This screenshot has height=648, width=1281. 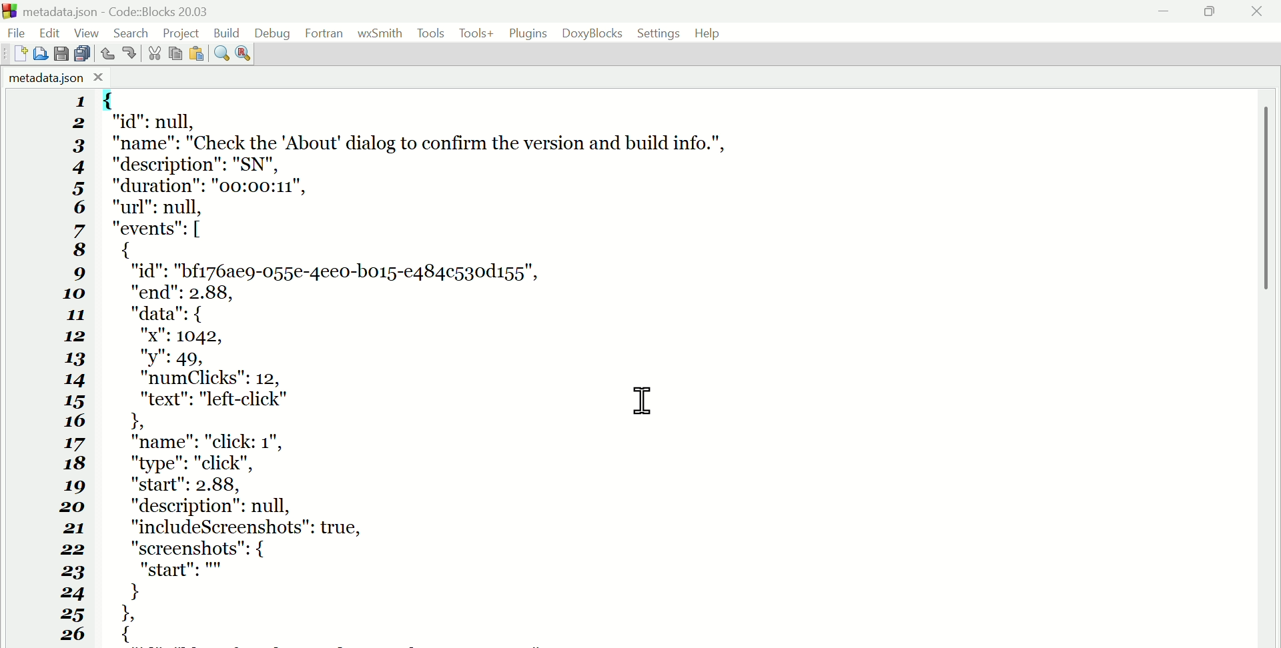 What do you see at coordinates (43, 52) in the screenshot?
I see `Open` at bounding box center [43, 52].